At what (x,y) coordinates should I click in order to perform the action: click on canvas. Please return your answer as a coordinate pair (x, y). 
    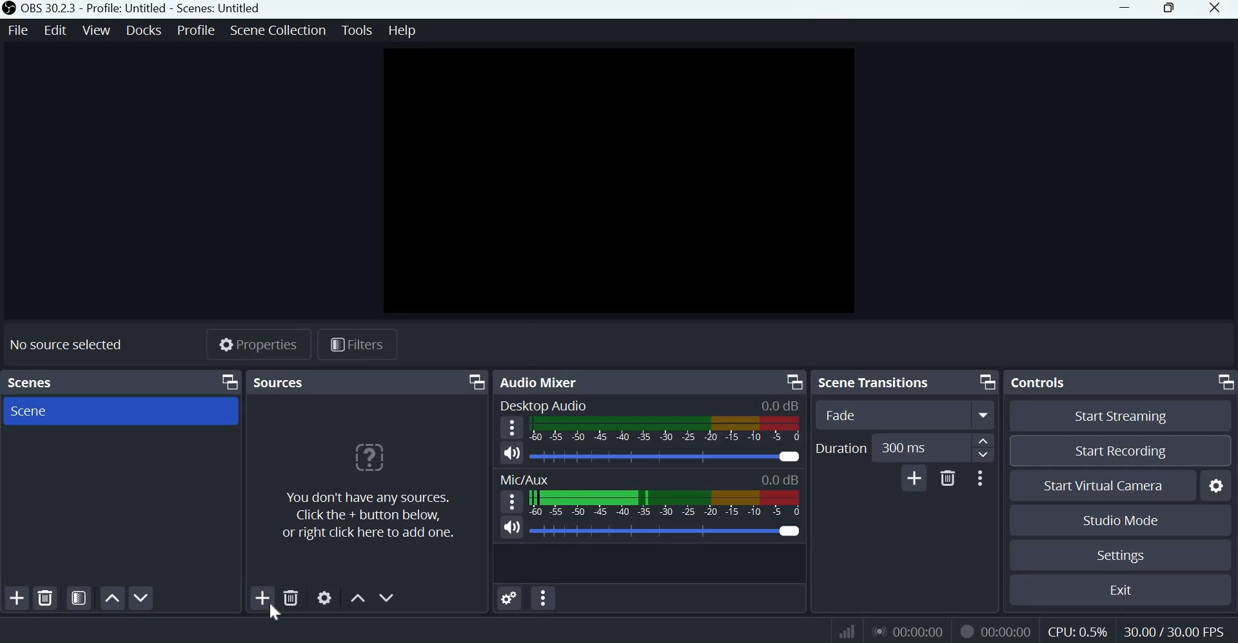
    Looking at the image, I should click on (618, 182).